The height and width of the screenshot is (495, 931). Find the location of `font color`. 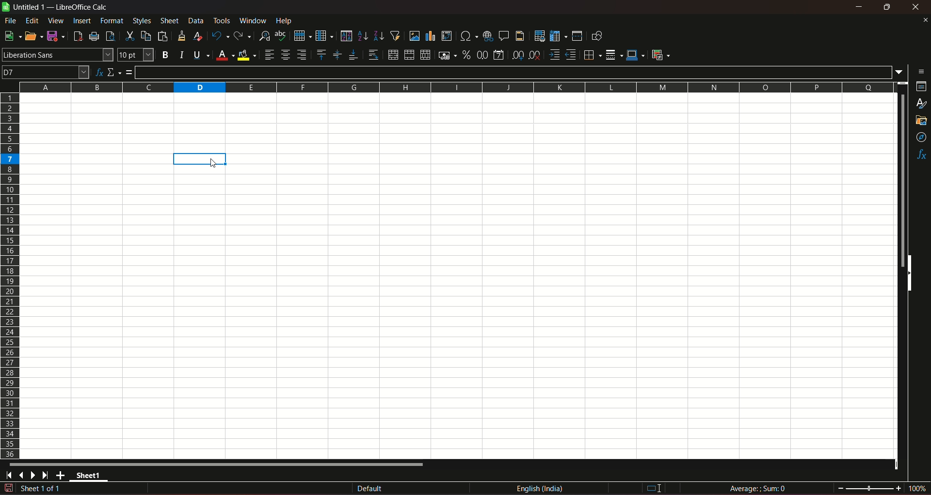

font color is located at coordinates (225, 56).